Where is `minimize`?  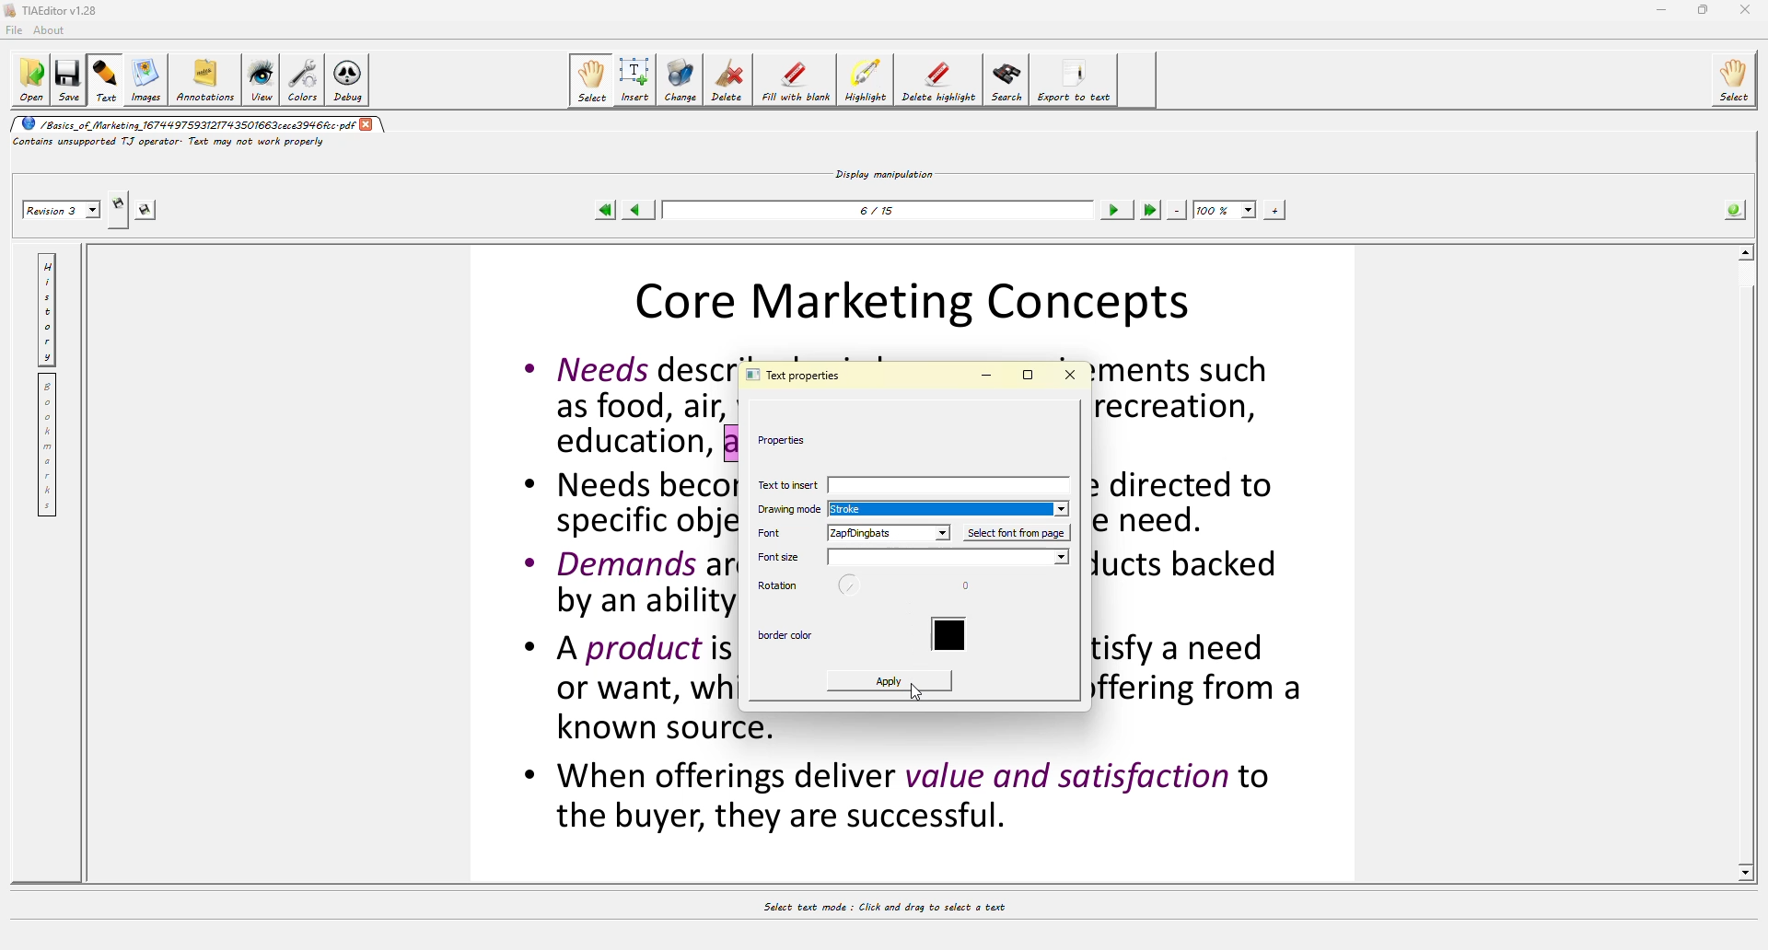
minimize is located at coordinates (1660, 10).